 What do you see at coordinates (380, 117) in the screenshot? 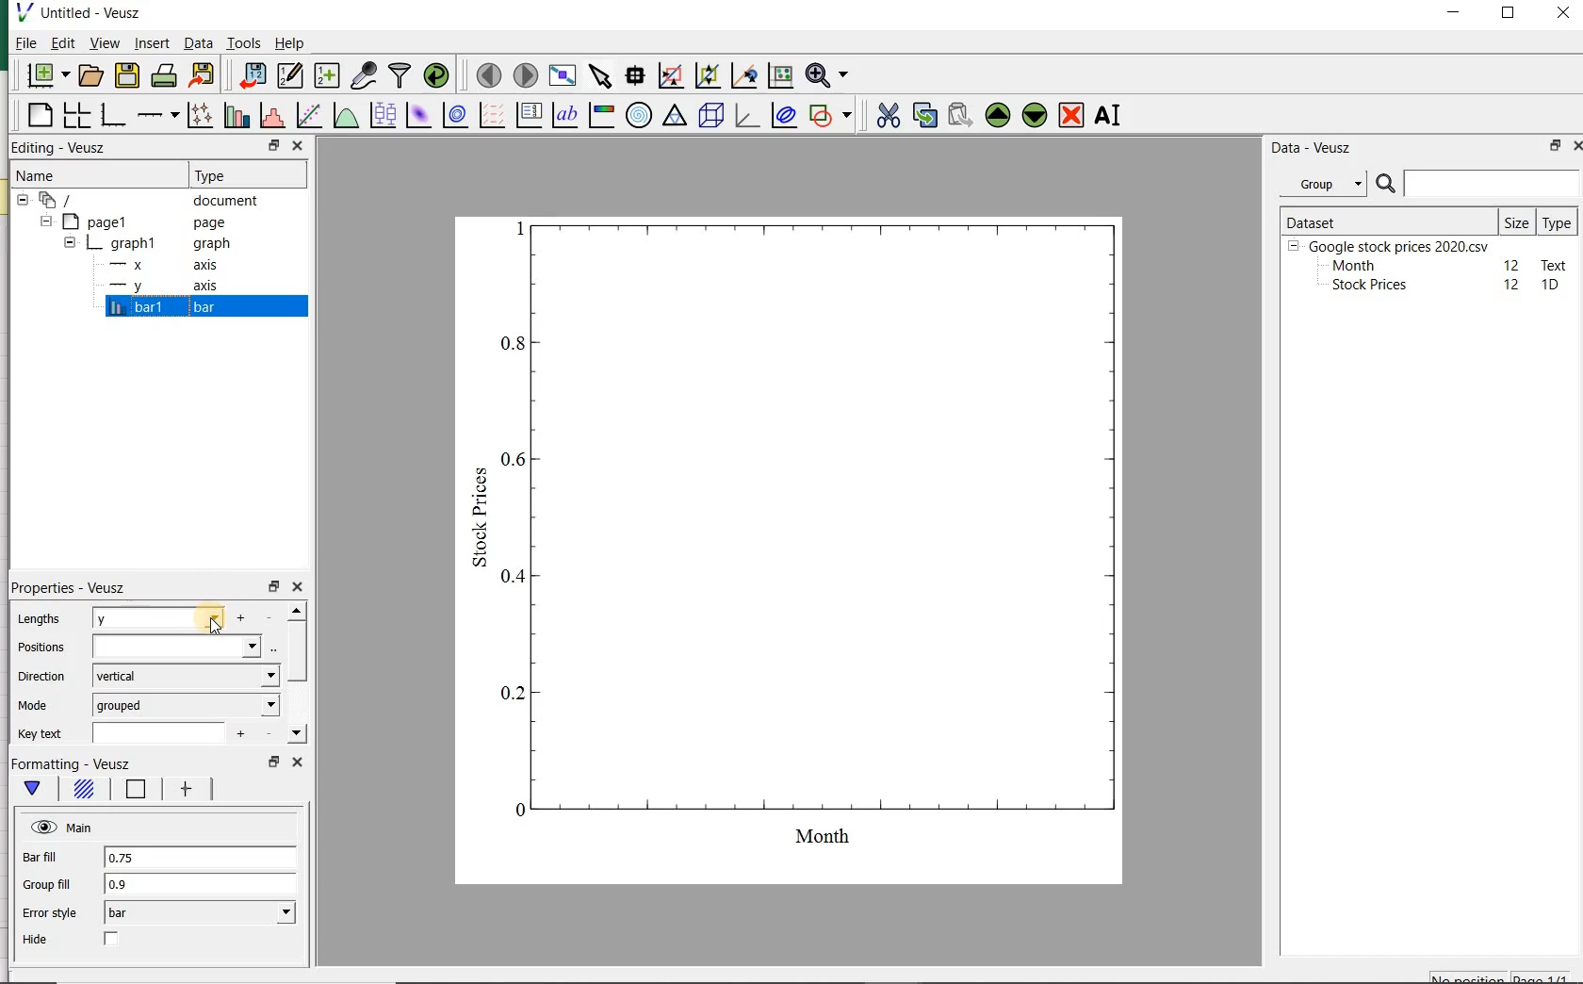
I see `plot box plots` at bounding box center [380, 117].